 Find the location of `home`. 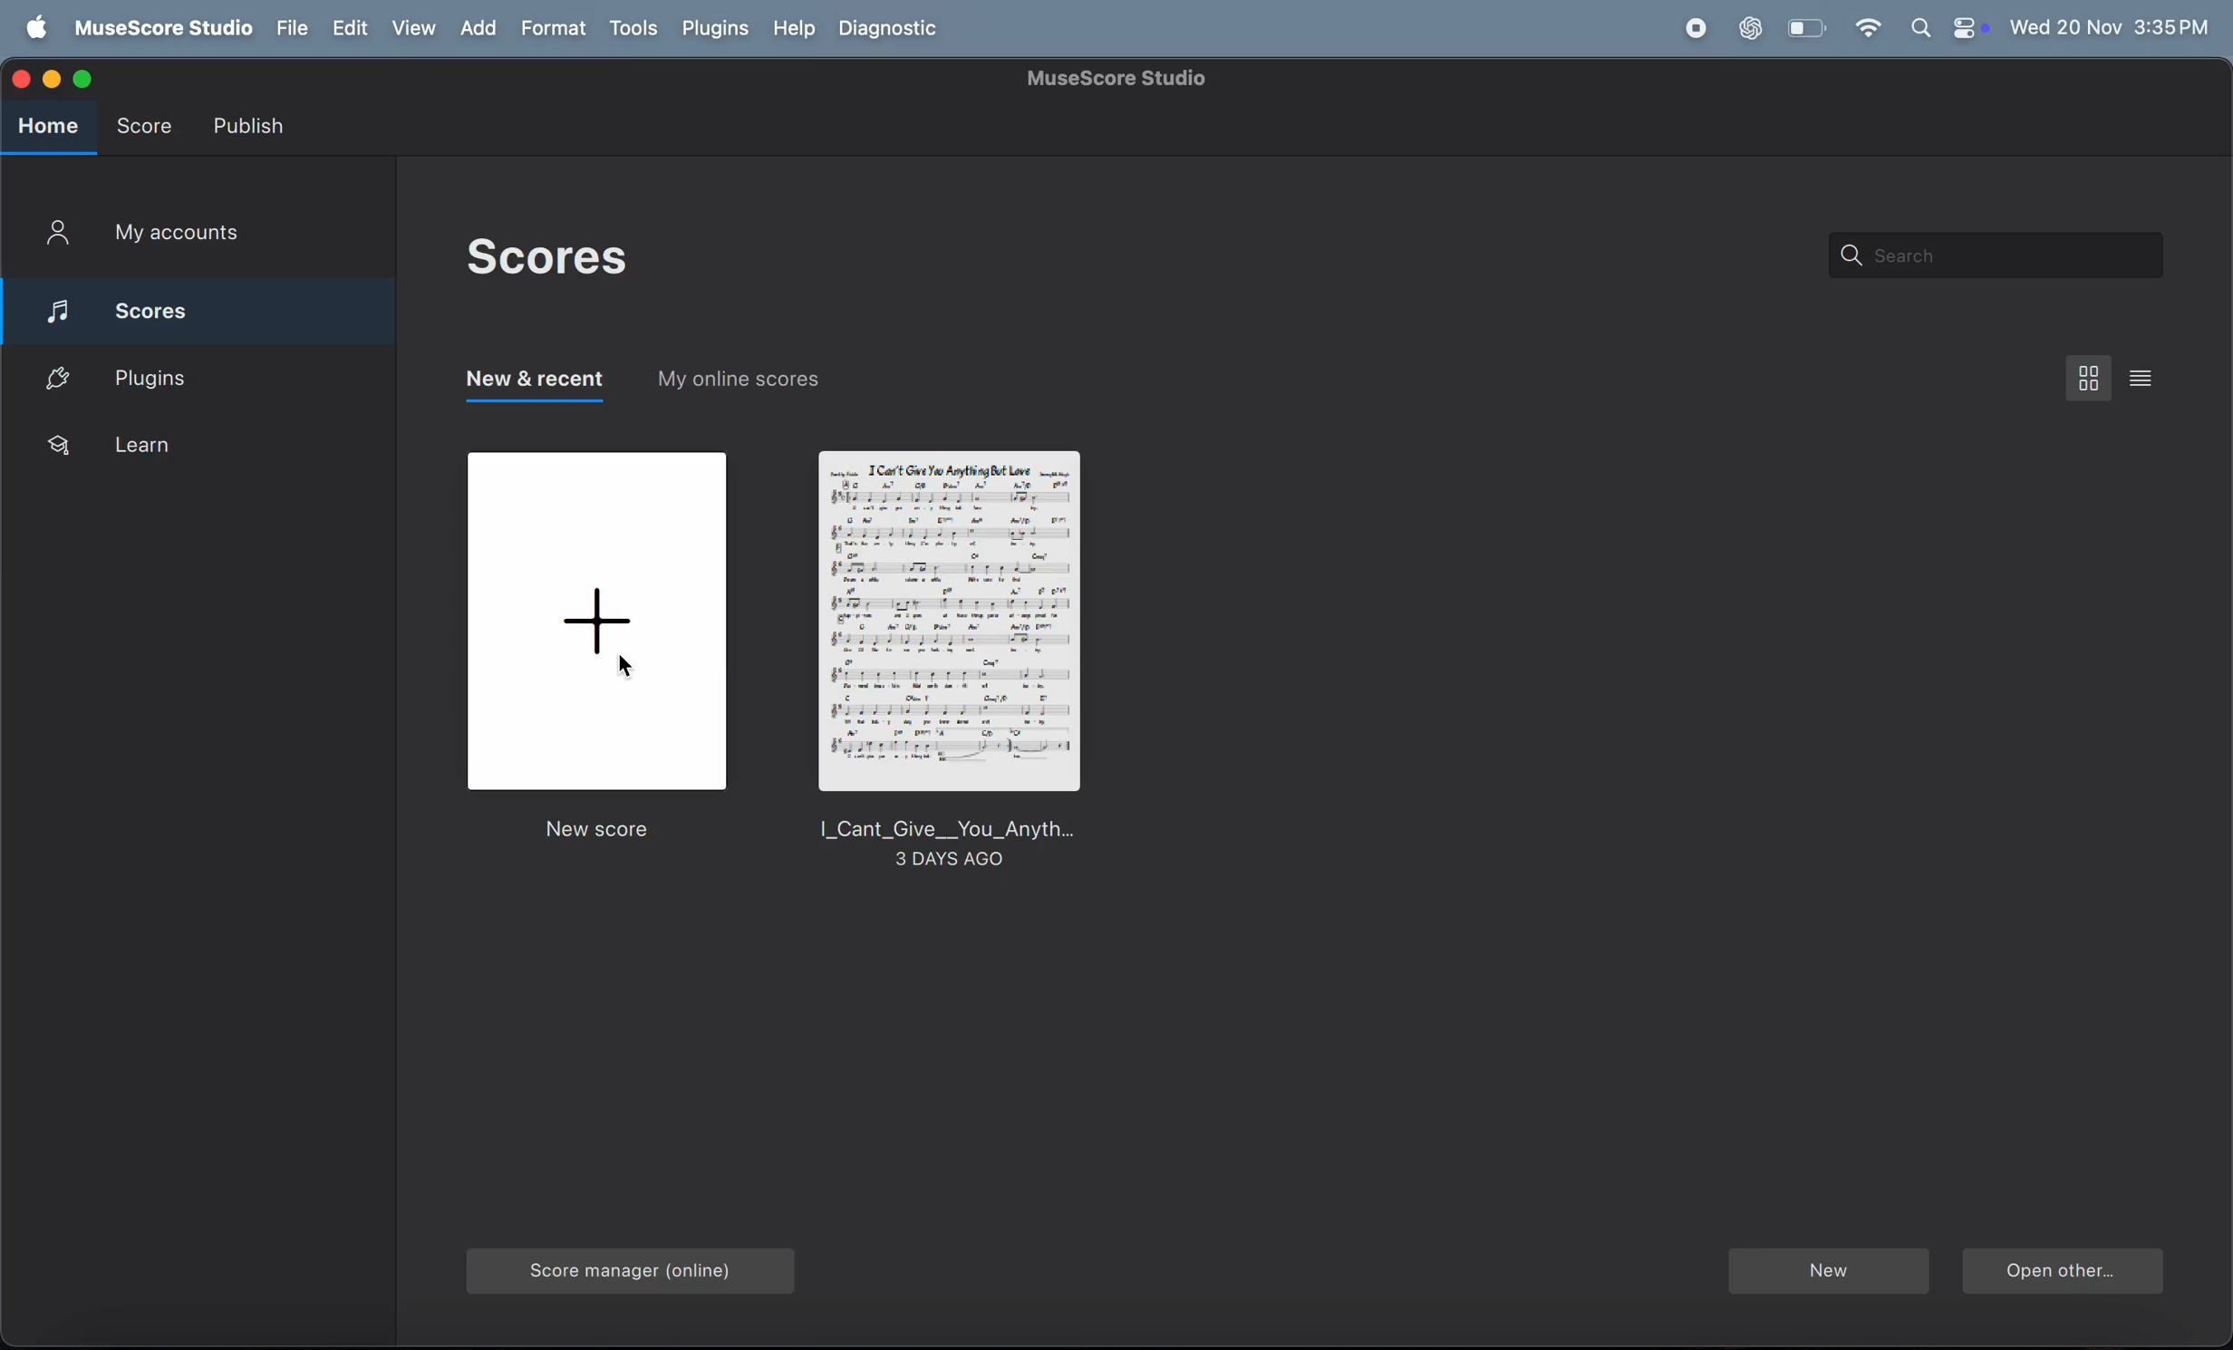

home is located at coordinates (49, 127).